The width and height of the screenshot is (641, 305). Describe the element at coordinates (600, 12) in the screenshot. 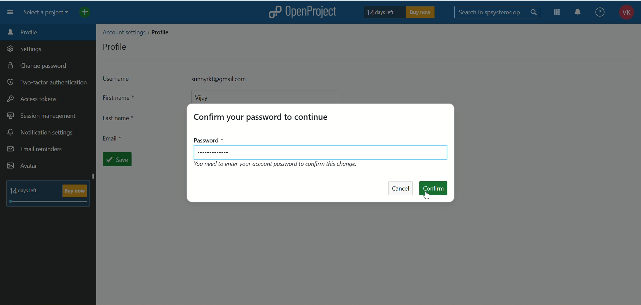

I see `help` at that location.